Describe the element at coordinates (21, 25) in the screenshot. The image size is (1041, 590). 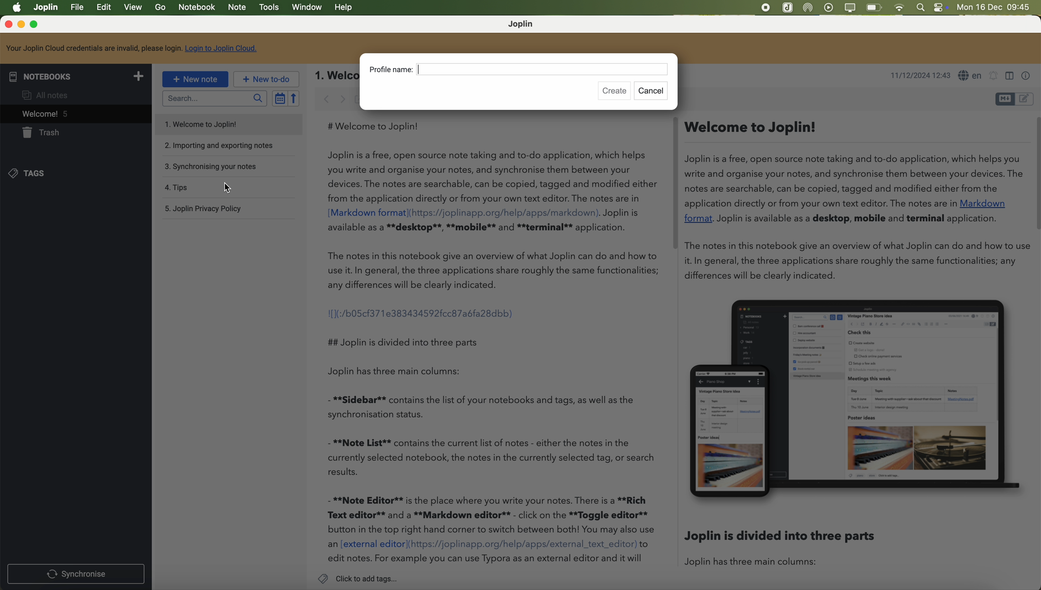
I see `minimize` at that location.